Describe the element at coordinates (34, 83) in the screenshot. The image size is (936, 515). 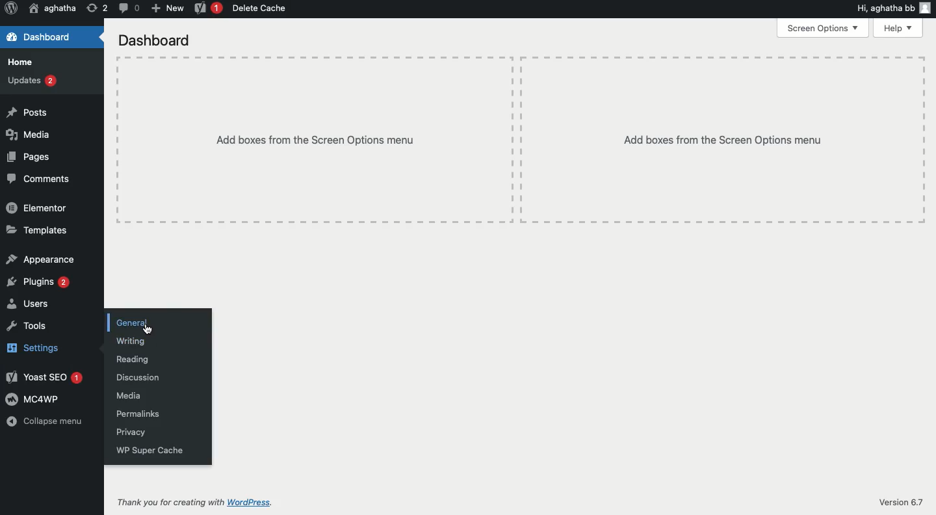
I see `Updates` at that location.